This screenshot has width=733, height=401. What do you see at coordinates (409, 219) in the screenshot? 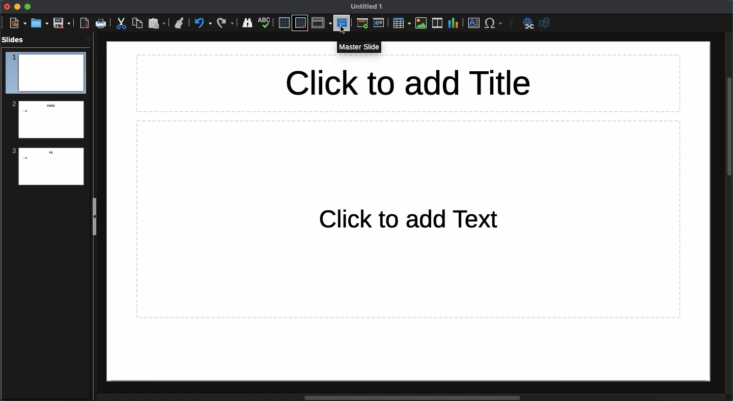
I see `Text` at bounding box center [409, 219].